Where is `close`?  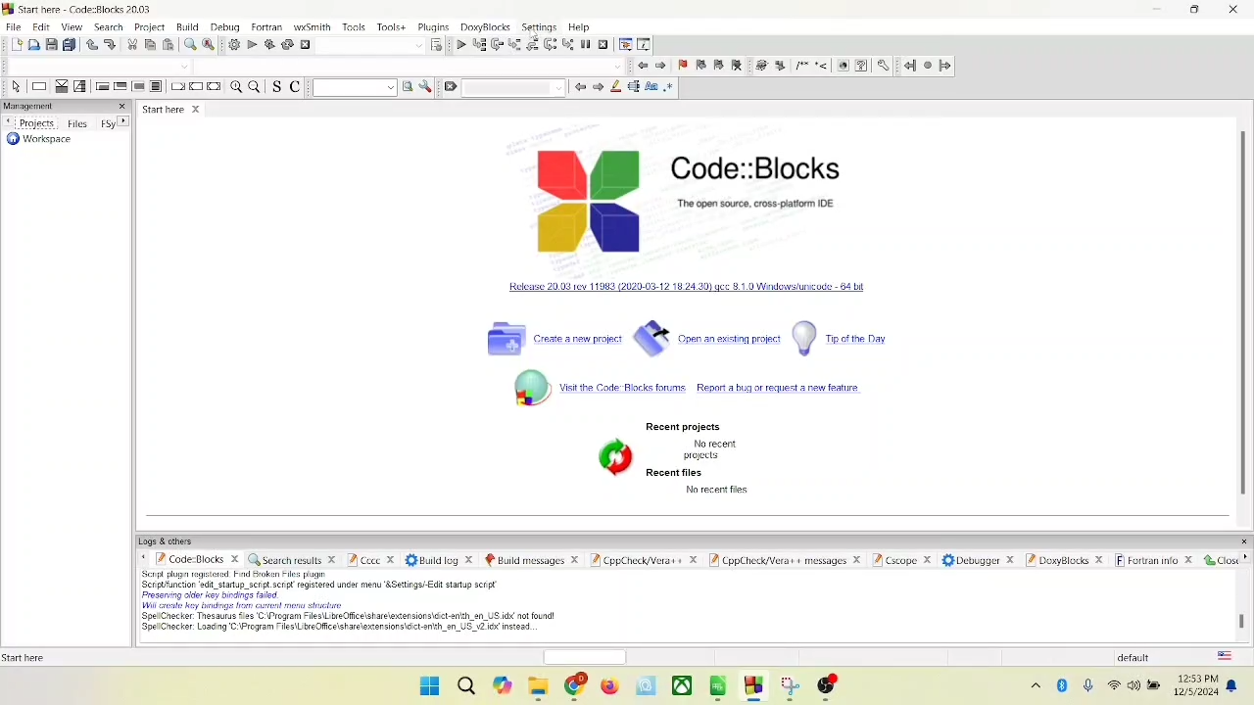
close is located at coordinates (1219, 560).